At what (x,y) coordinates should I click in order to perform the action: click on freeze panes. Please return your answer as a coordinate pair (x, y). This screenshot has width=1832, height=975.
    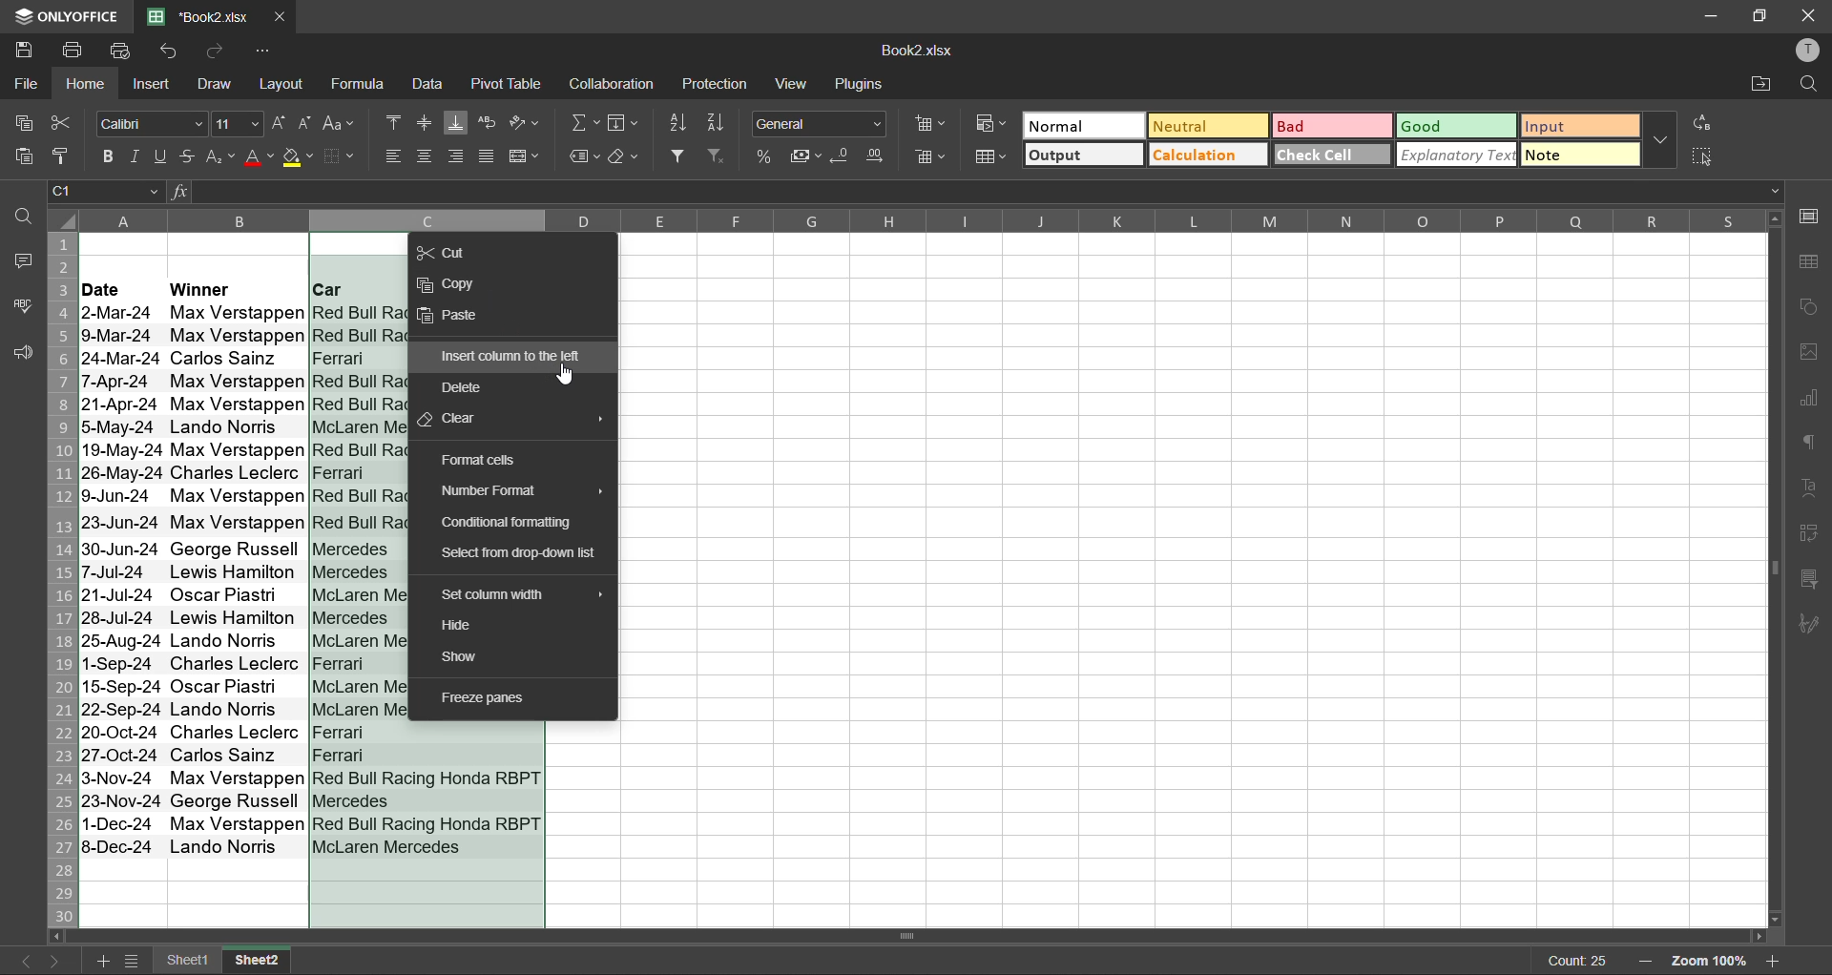
    Looking at the image, I should click on (484, 696).